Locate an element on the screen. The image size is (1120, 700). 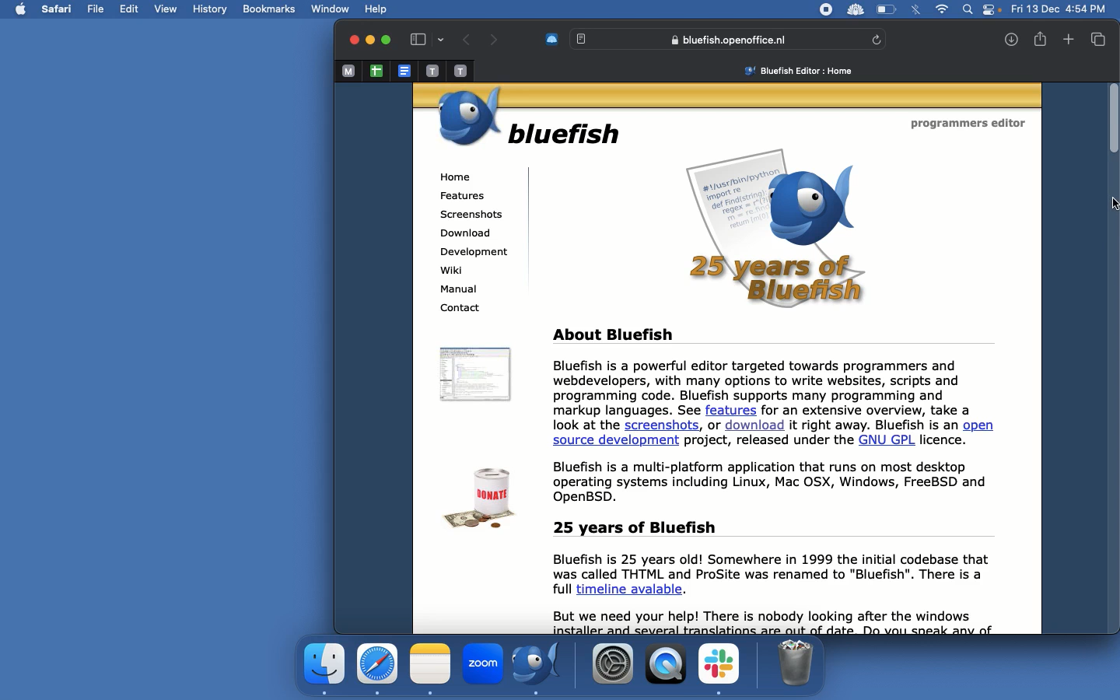
Safari is located at coordinates (59, 8).